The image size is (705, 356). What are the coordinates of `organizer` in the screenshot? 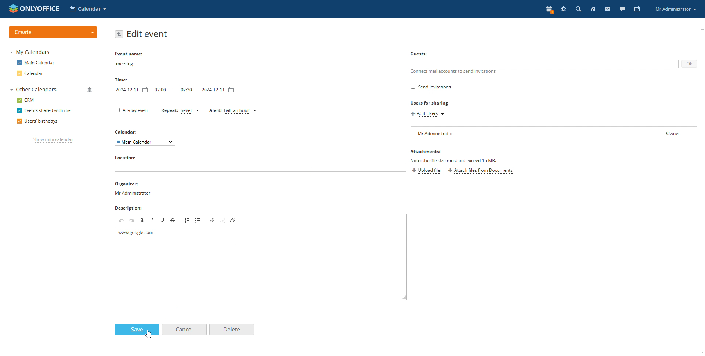 It's located at (134, 189).